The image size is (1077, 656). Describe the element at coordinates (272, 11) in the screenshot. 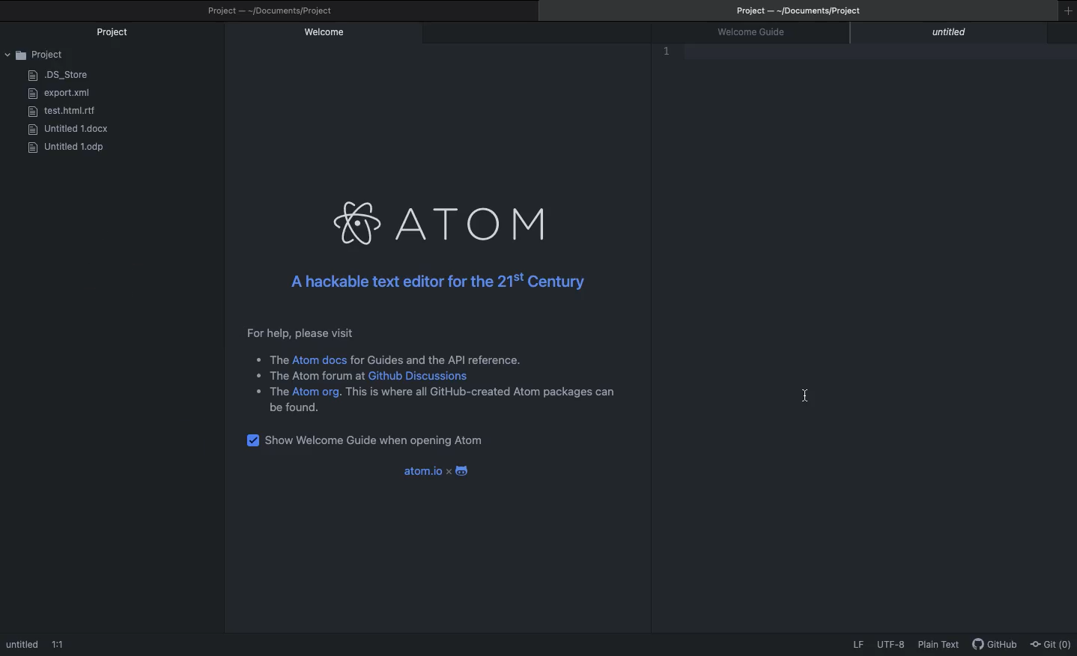

I see `Project` at that location.